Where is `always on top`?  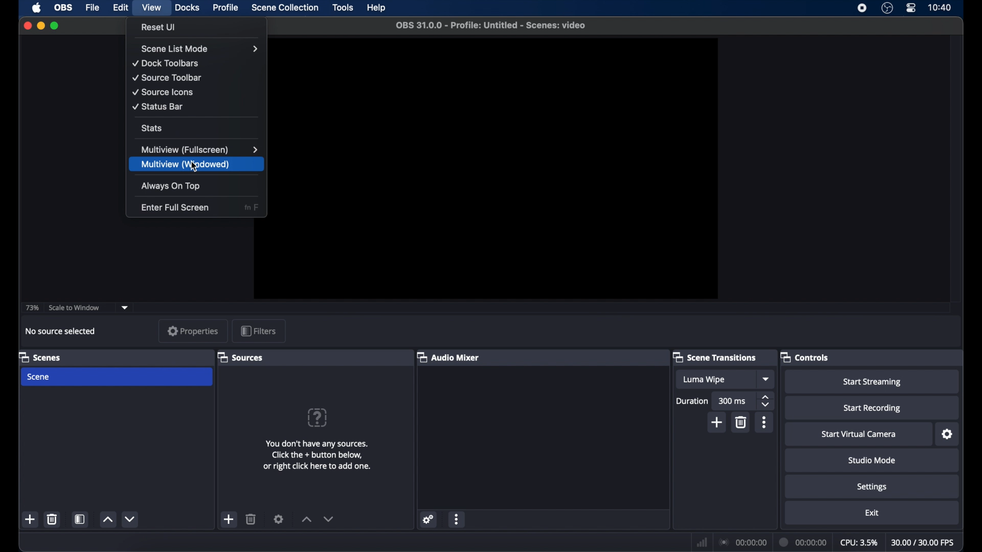 always on top is located at coordinates (171, 187).